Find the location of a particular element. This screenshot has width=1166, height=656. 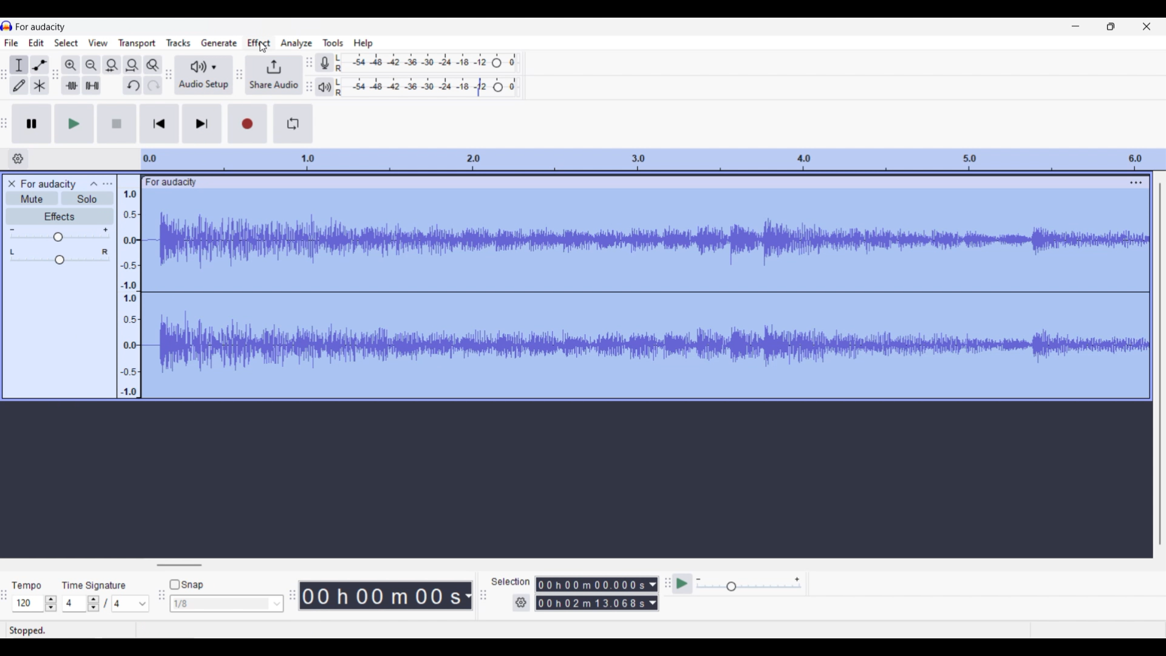

Undo is located at coordinates (132, 85).